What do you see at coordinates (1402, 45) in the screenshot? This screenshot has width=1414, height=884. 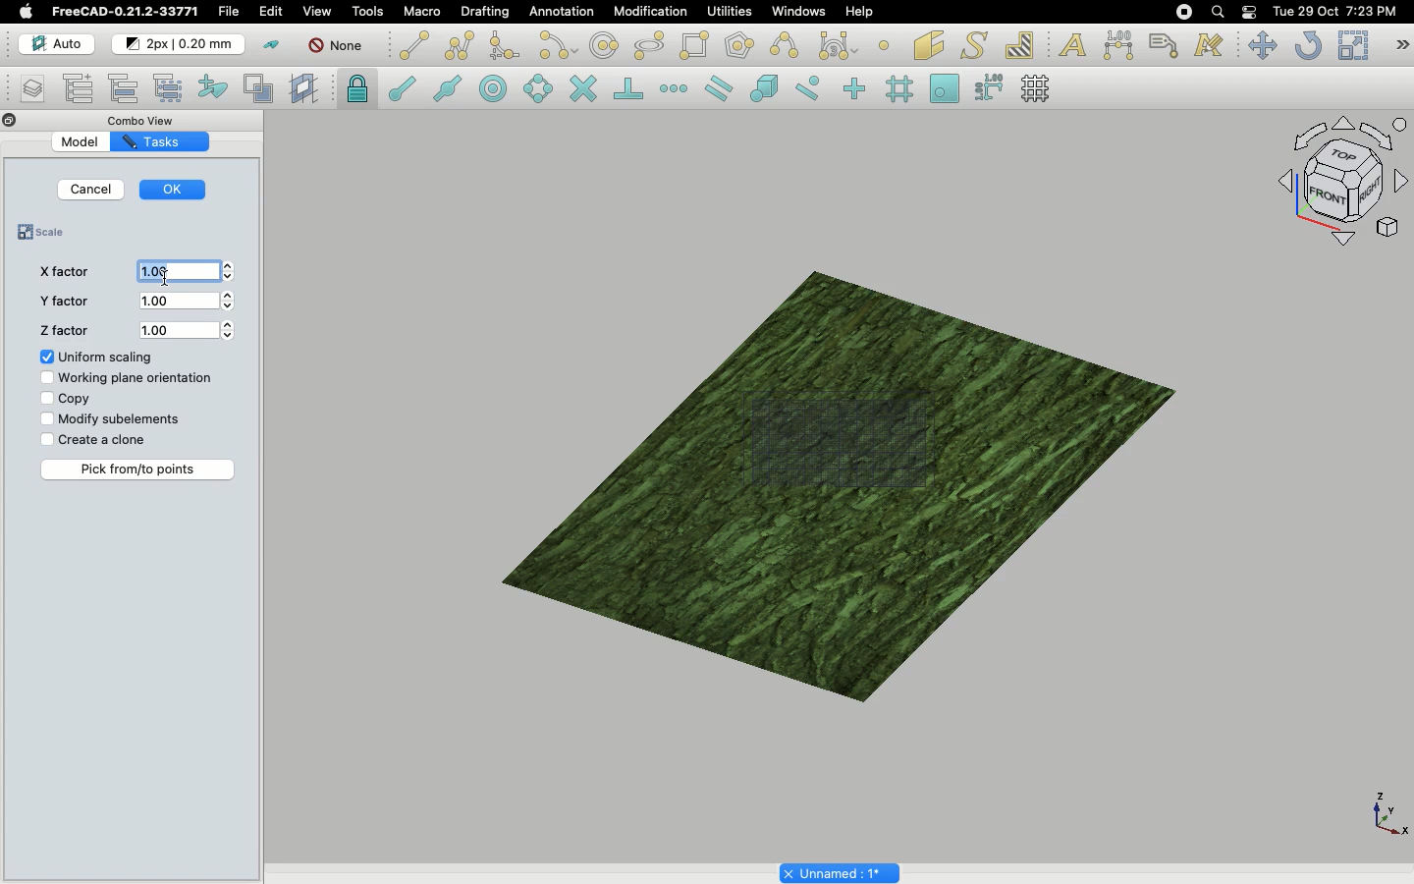 I see `Draft modification tools` at bounding box center [1402, 45].